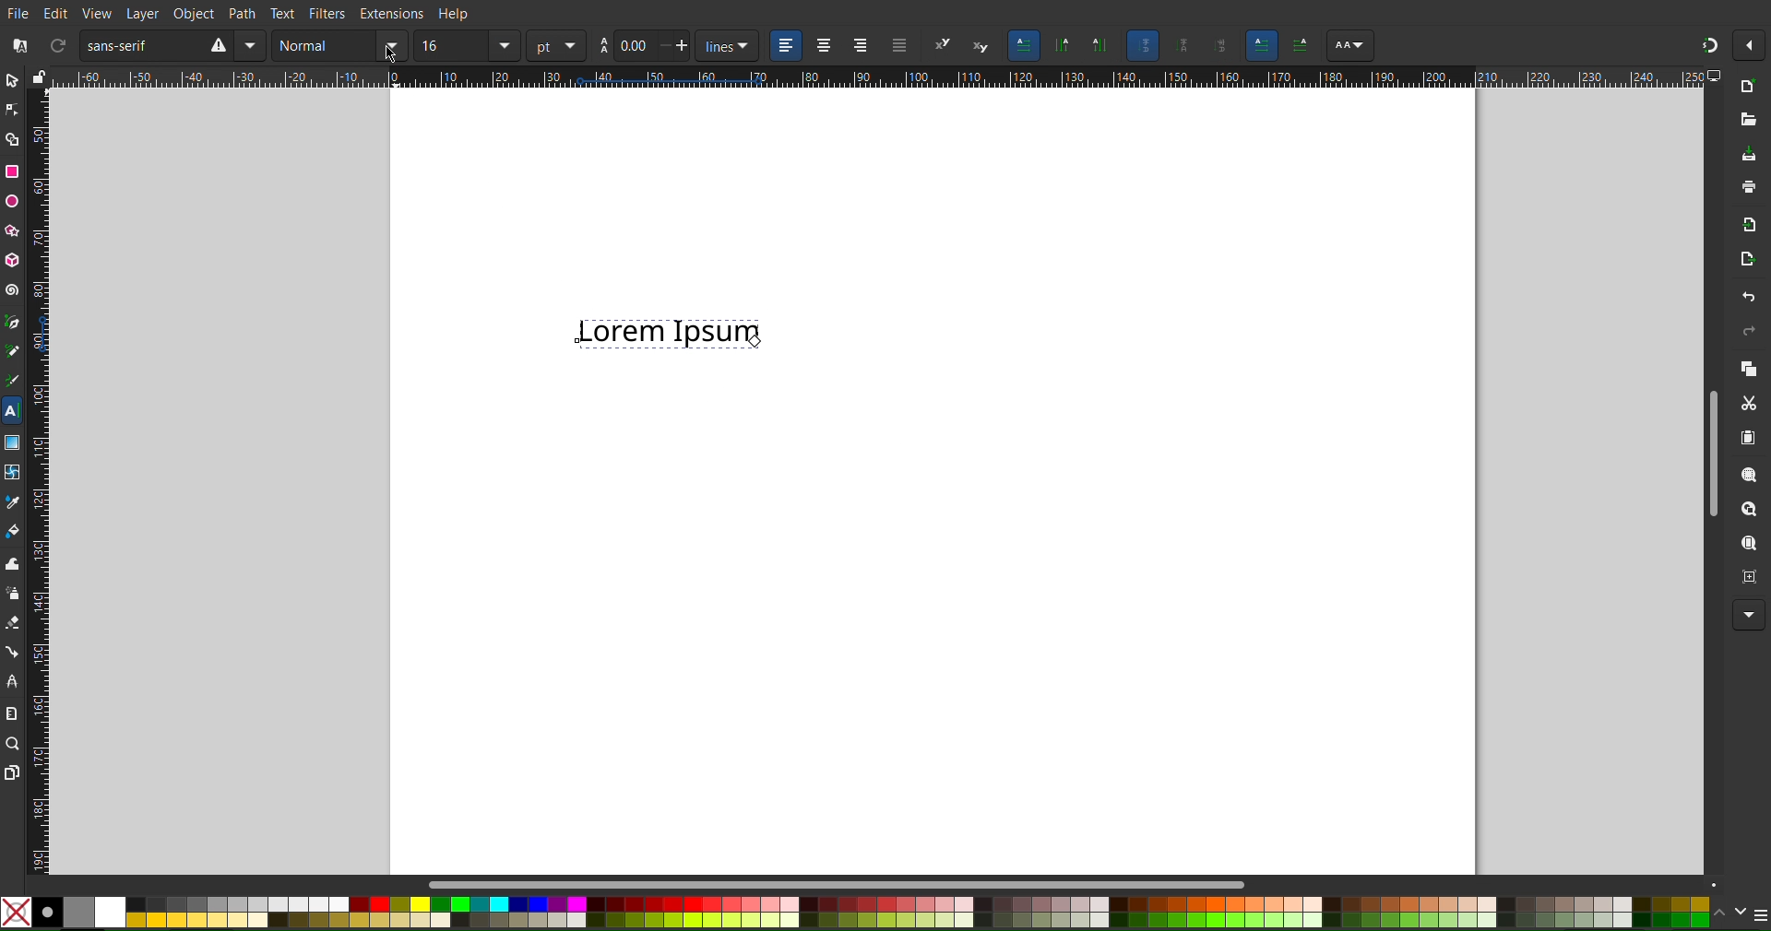 This screenshot has height=931, width=1771. I want to click on Colors, so click(857, 911).